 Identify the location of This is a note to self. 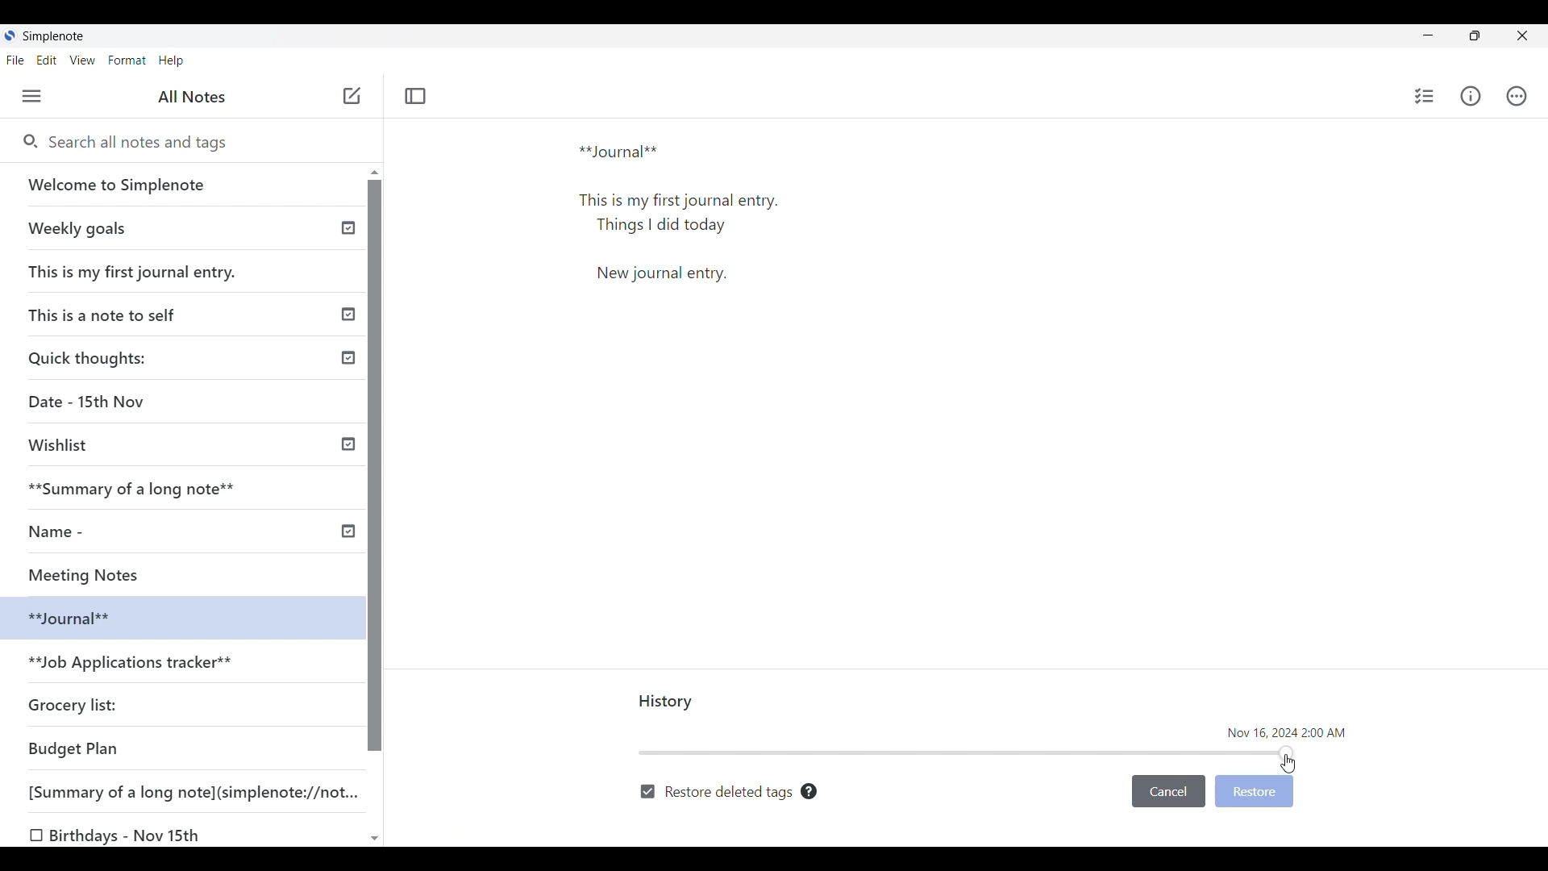
(108, 314).